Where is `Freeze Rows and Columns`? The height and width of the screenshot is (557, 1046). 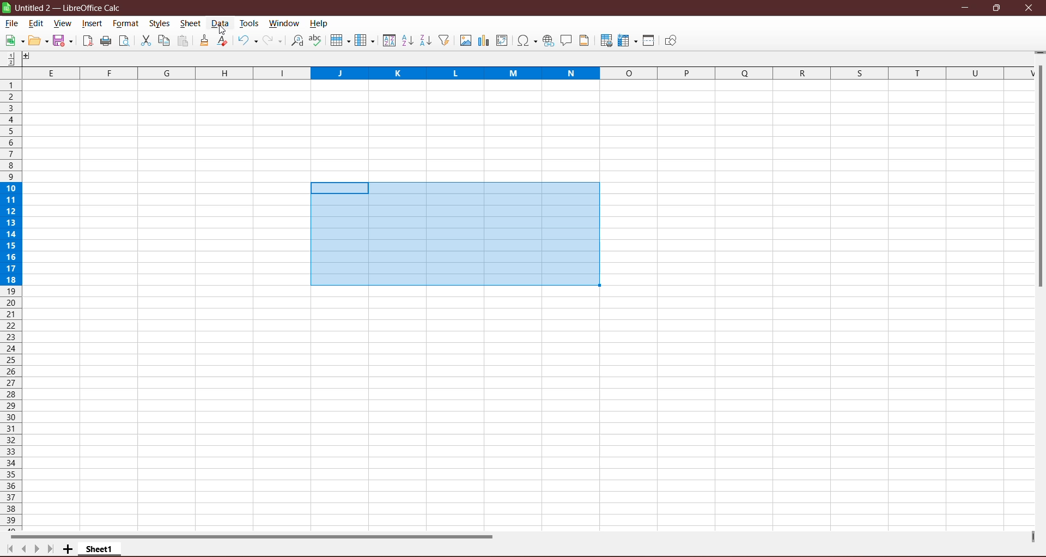 Freeze Rows and Columns is located at coordinates (628, 41).